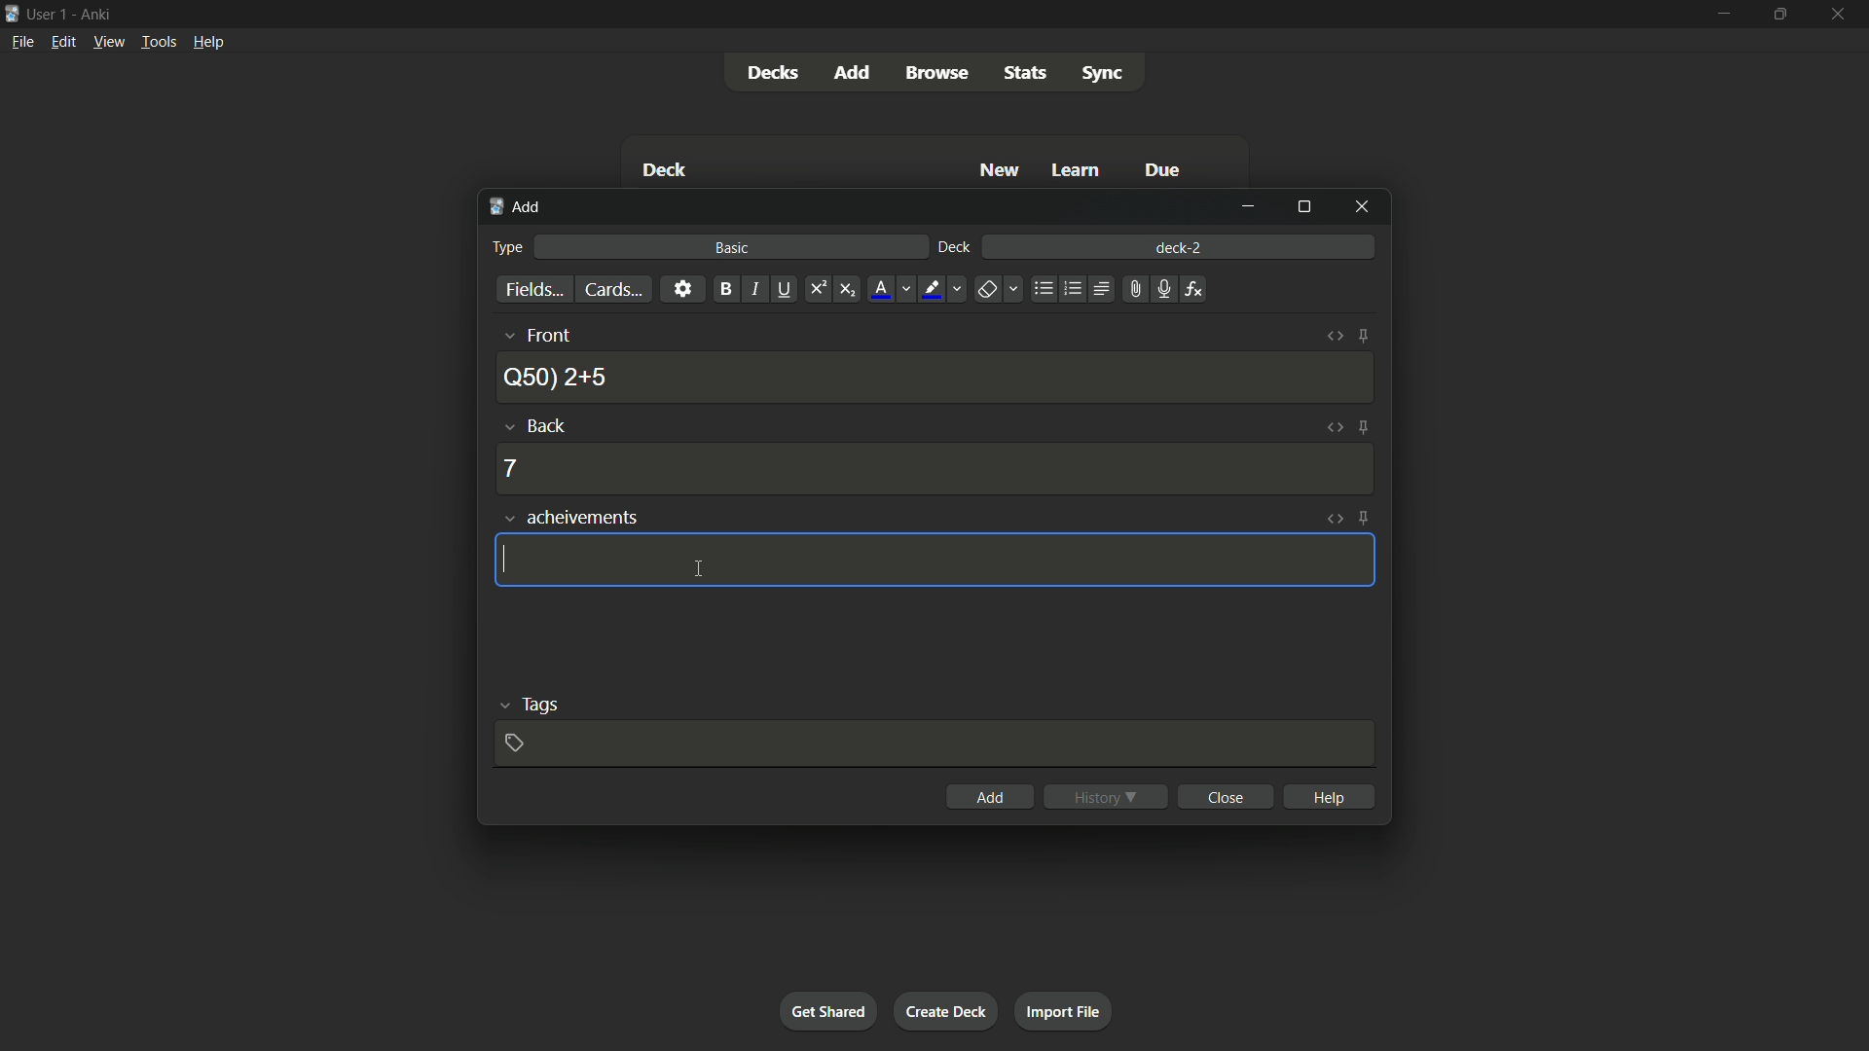 The width and height of the screenshot is (1869, 1051). I want to click on history, so click(1103, 797).